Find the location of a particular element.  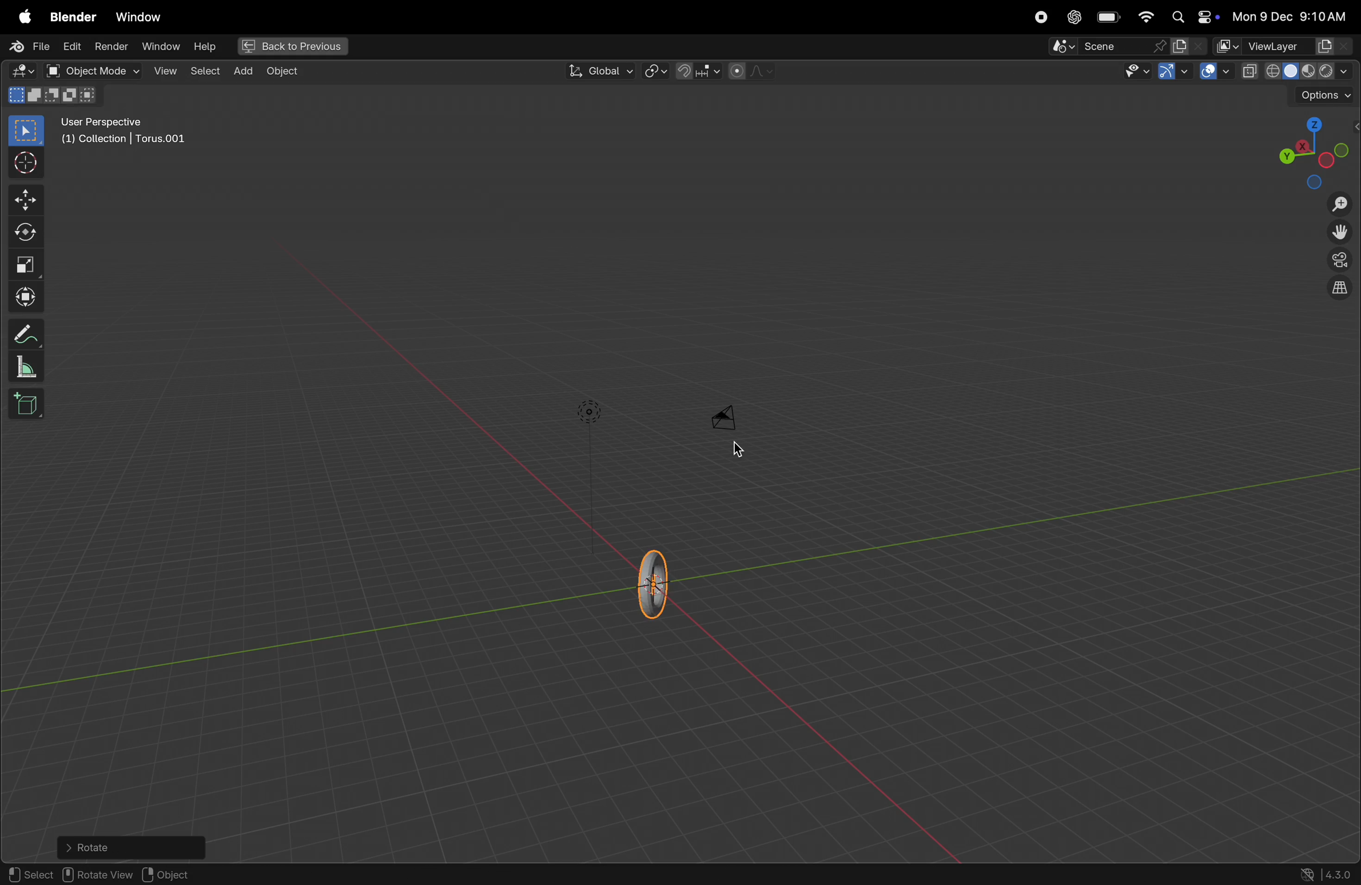

curosor is located at coordinates (29, 162).